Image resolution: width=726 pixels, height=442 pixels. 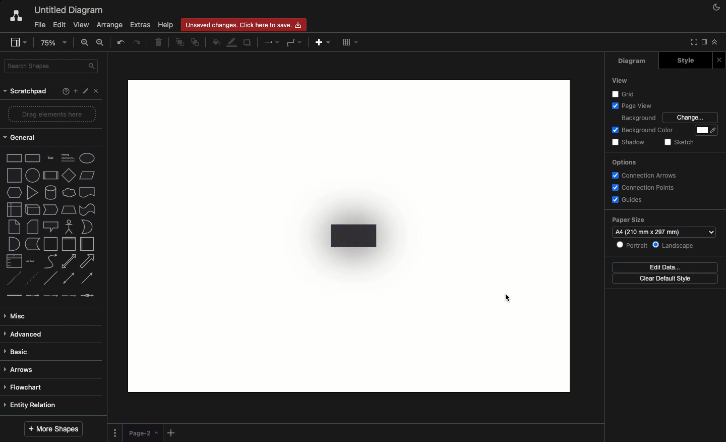 I want to click on trapezoid, so click(x=67, y=210).